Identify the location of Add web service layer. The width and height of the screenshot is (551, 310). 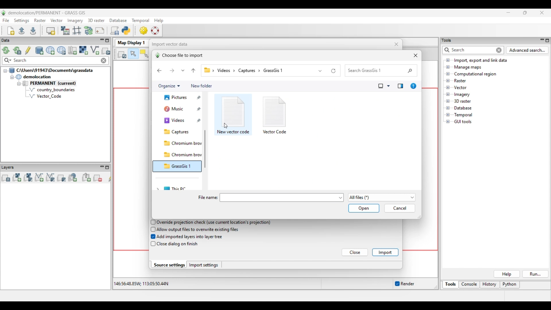
(73, 177).